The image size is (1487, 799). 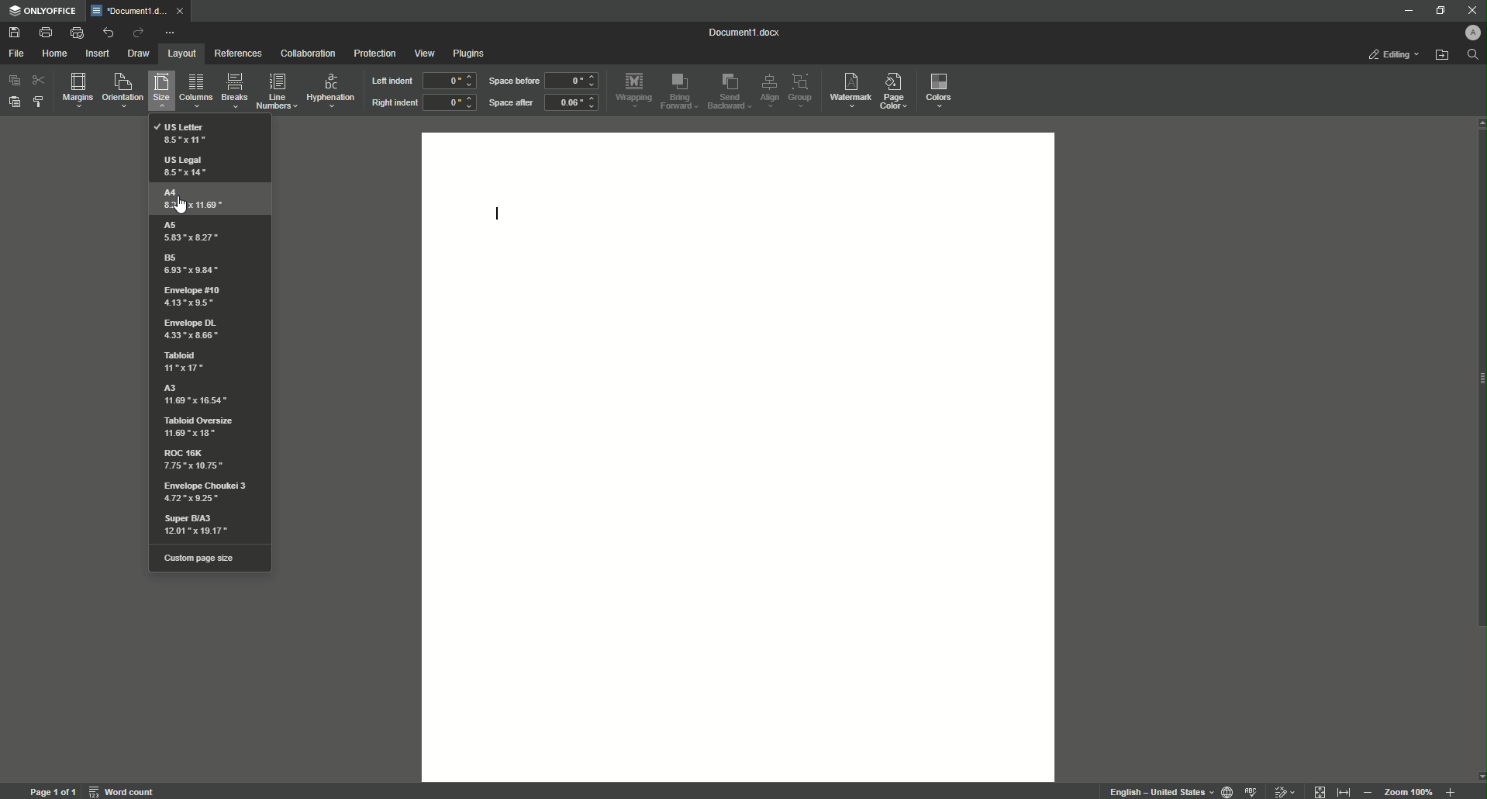 I want to click on Left indent, so click(x=391, y=81).